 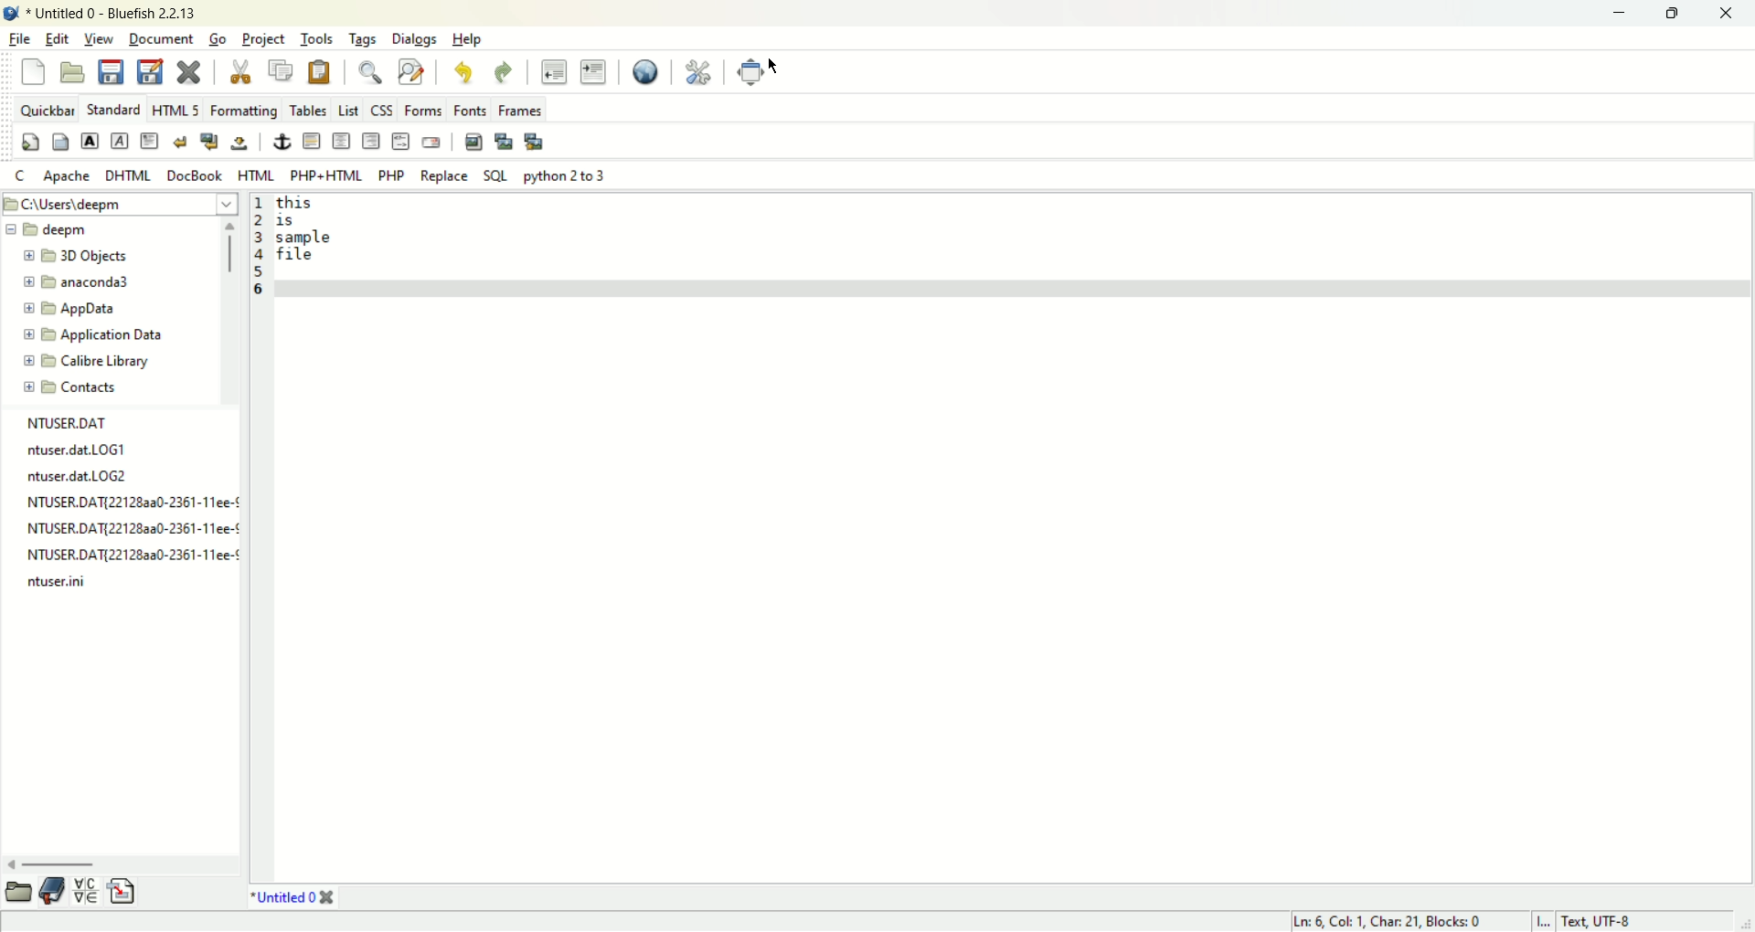 What do you see at coordinates (82, 477) in the screenshot?
I see `ntuser.dat.LOG2` at bounding box center [82, 477].